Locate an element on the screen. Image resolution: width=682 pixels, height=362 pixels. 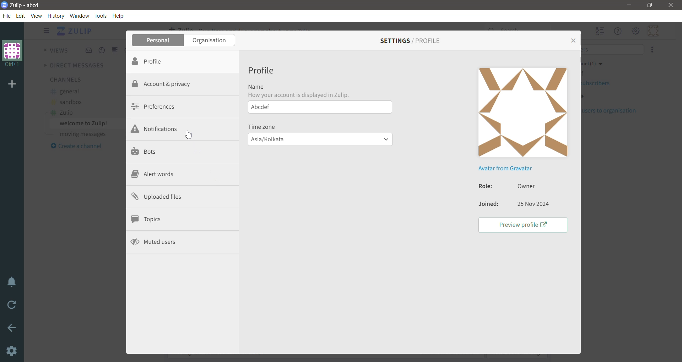
Account and privacy is located at coordinates (166, 83).